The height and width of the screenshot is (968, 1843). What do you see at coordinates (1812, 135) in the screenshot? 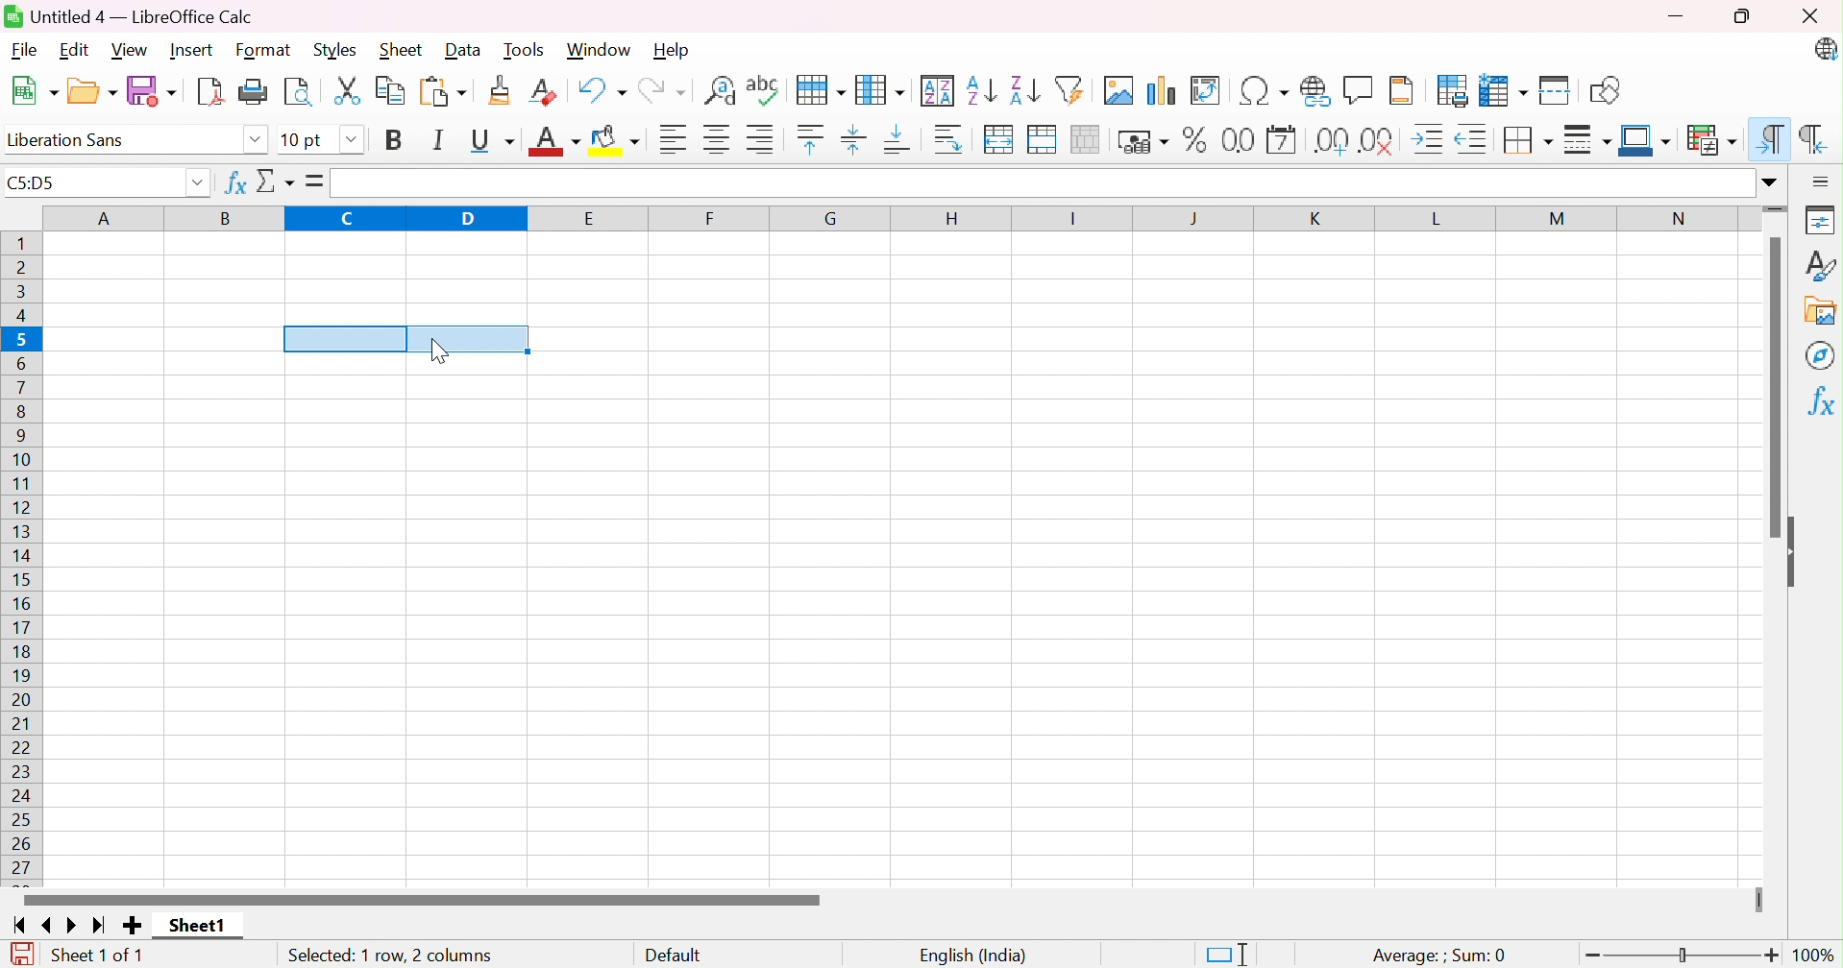
I see `Right-To-Left` at bounding box center [1812, 135].